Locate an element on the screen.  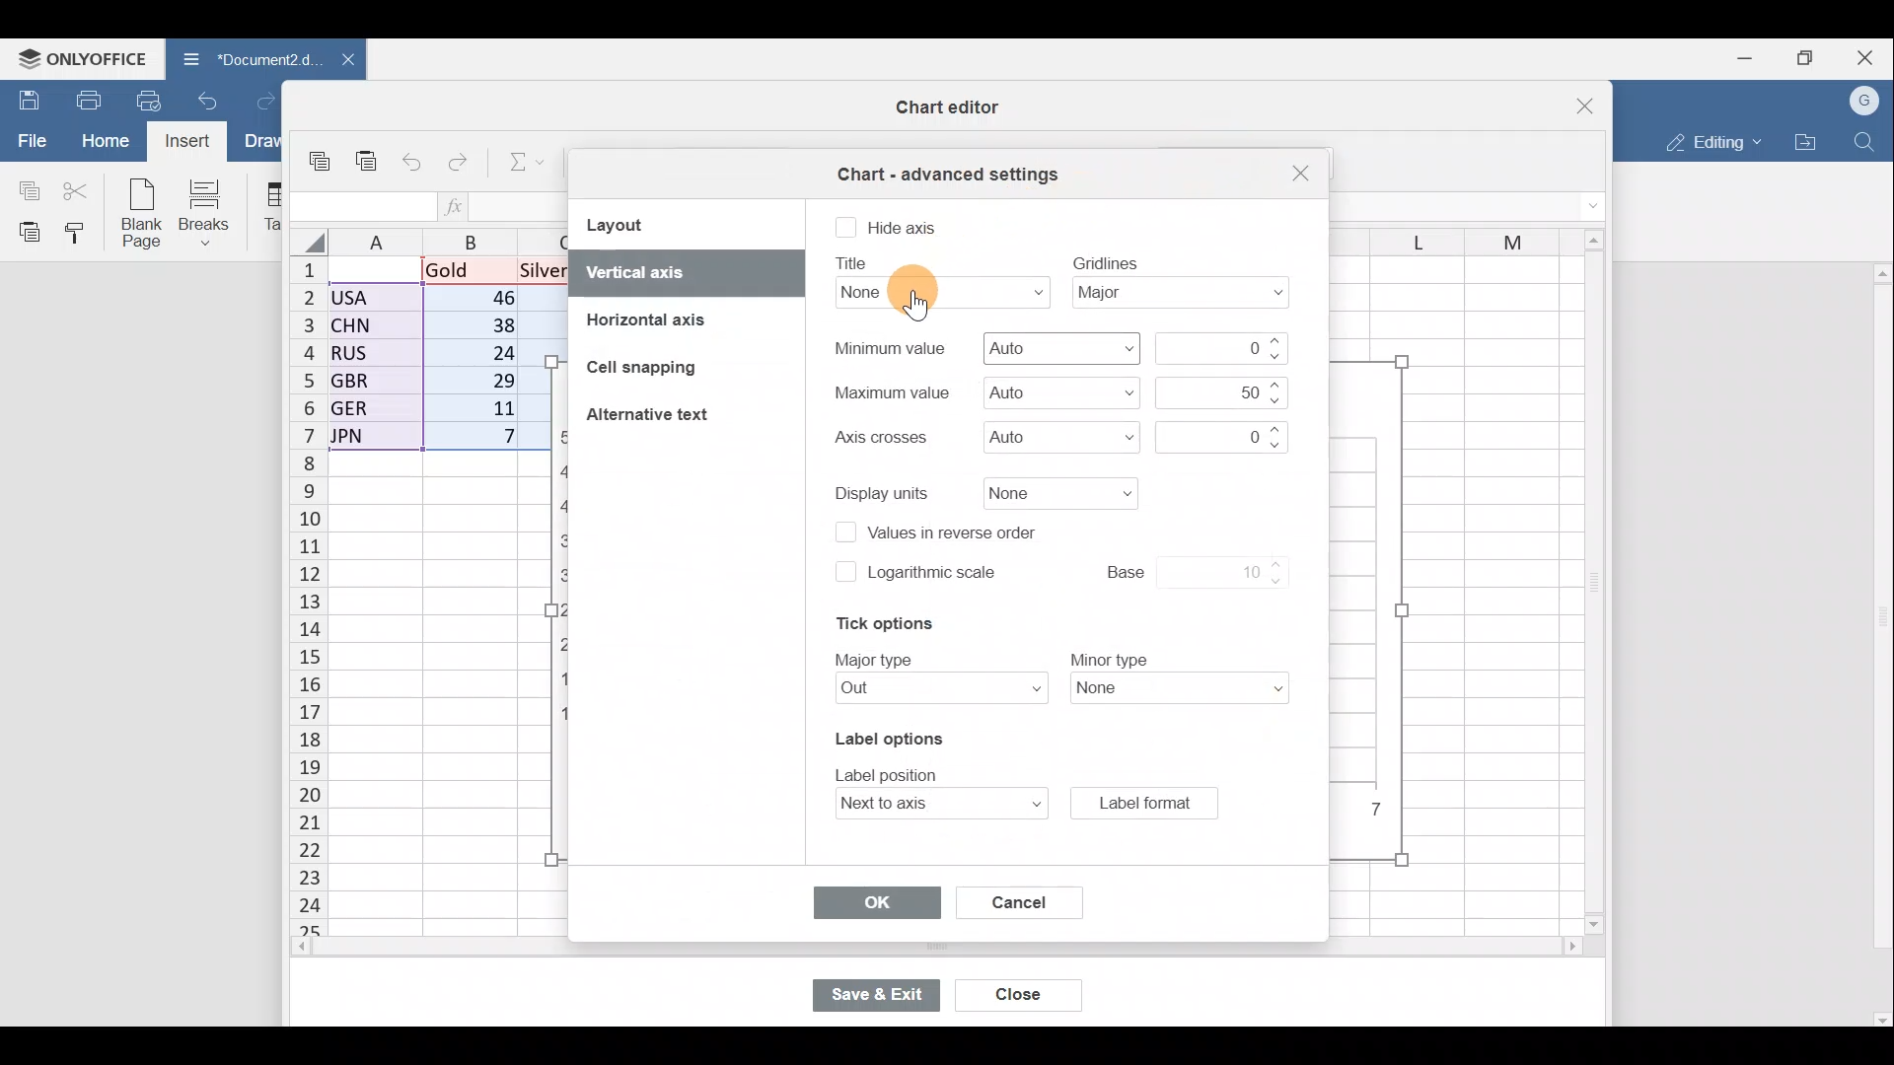
text is located at coordinates (855, 263).